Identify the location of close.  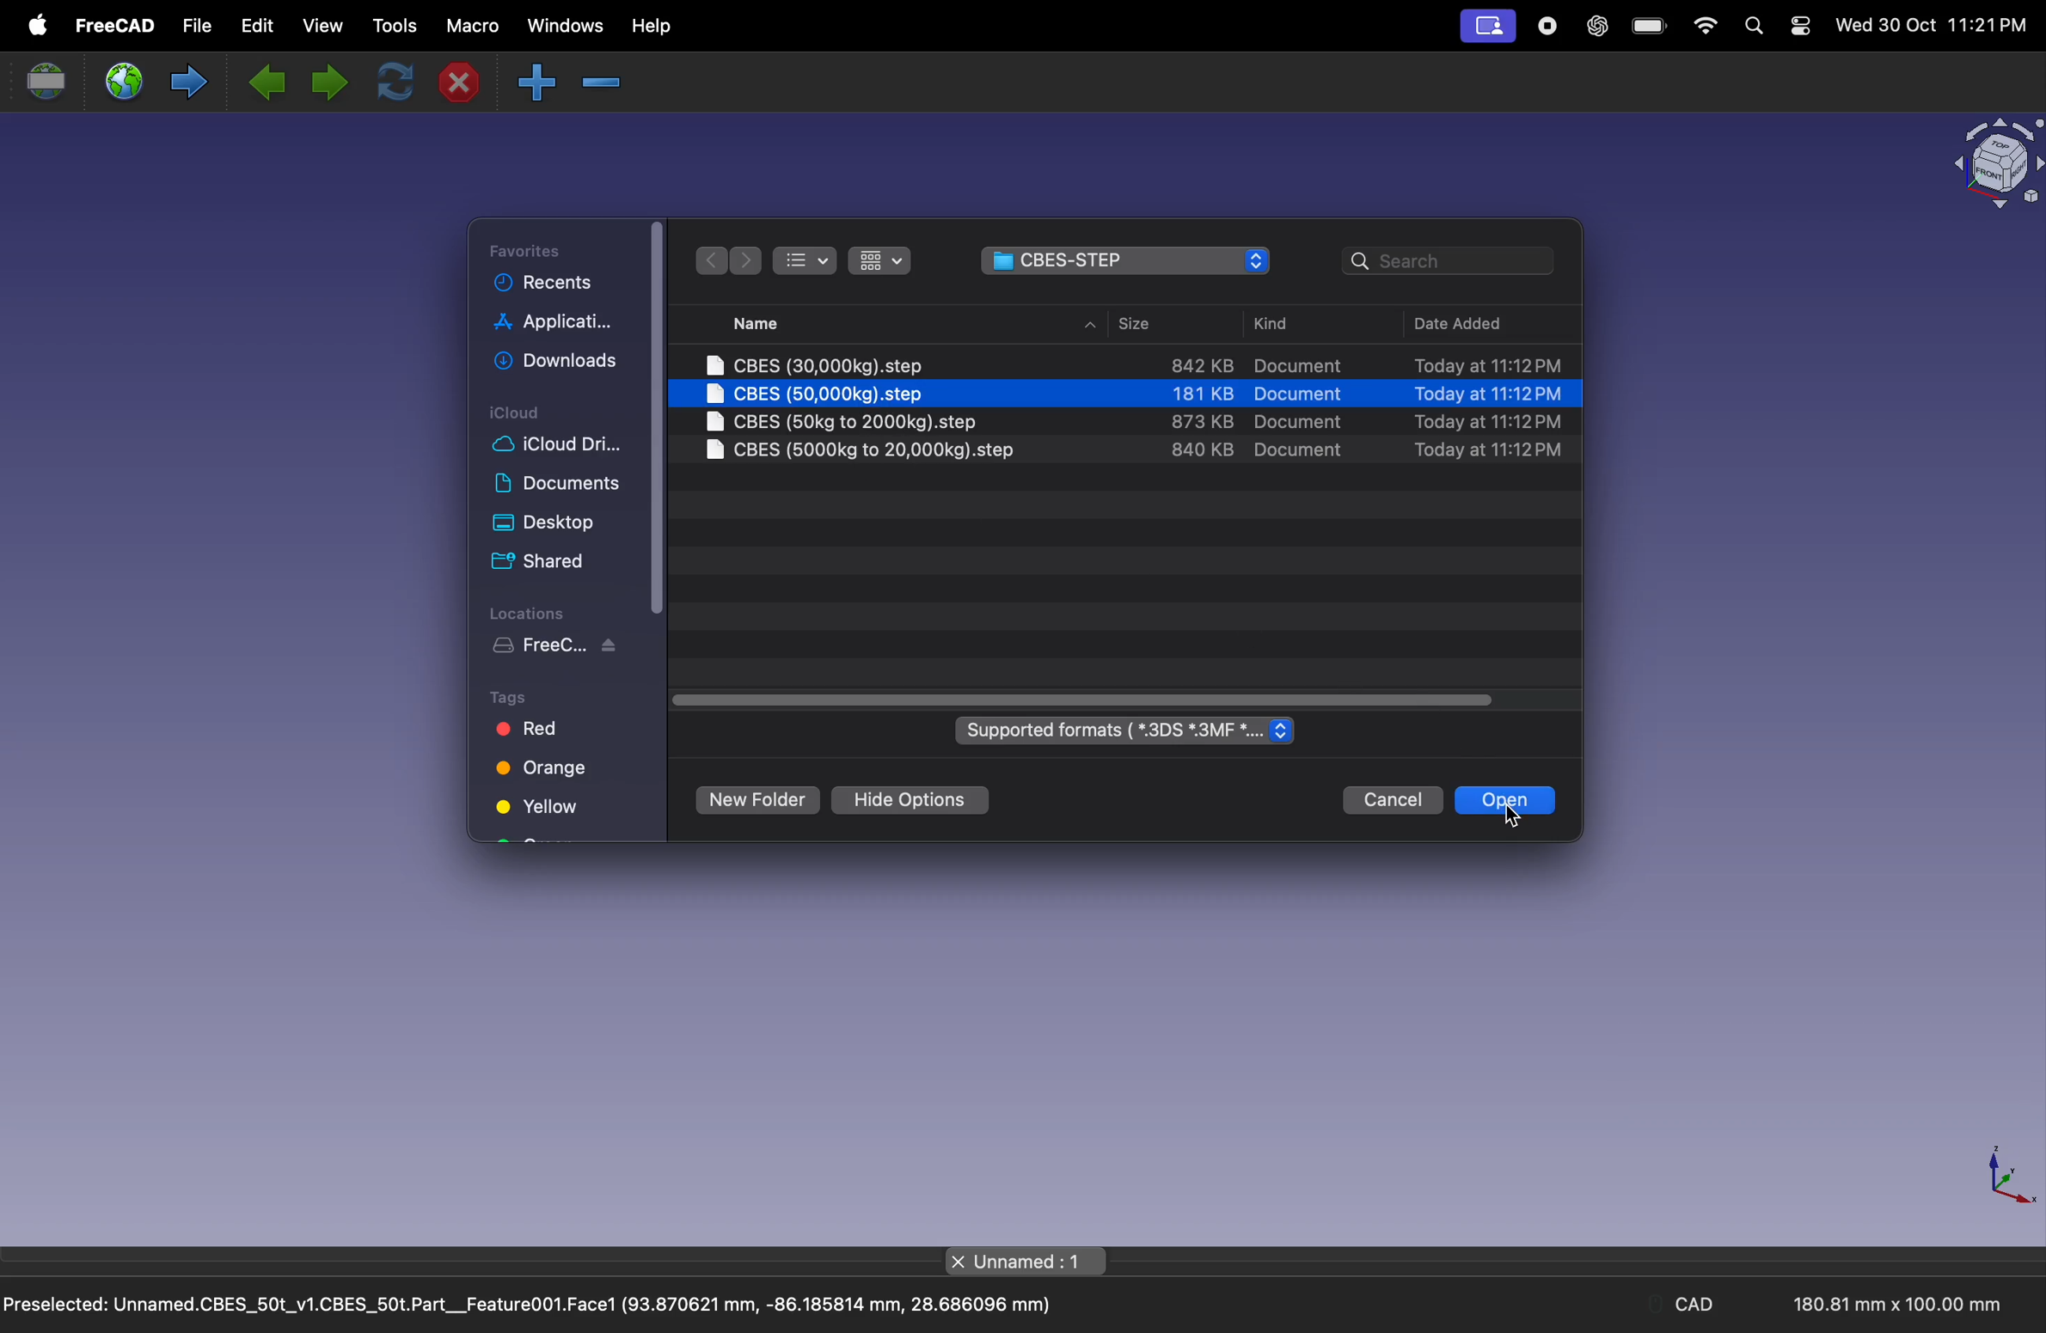
(467, 83).